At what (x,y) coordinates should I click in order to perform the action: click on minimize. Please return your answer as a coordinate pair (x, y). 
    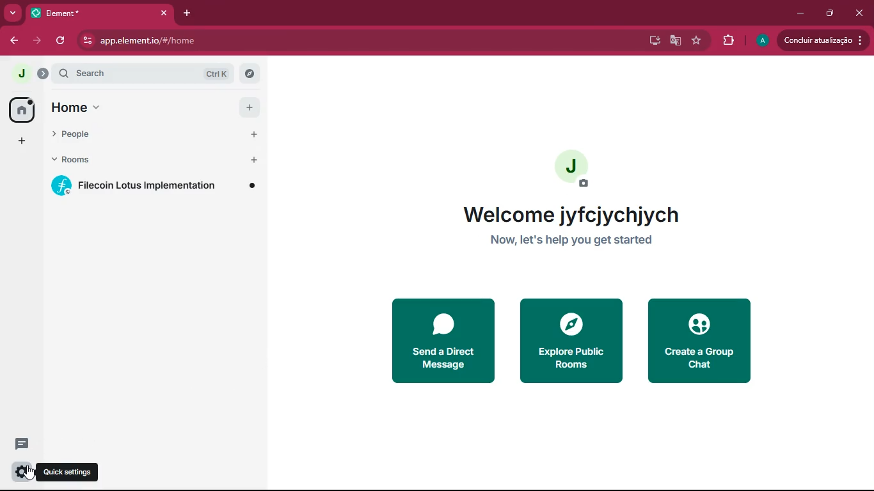
    Looking at the image, I should click on (801, 12).